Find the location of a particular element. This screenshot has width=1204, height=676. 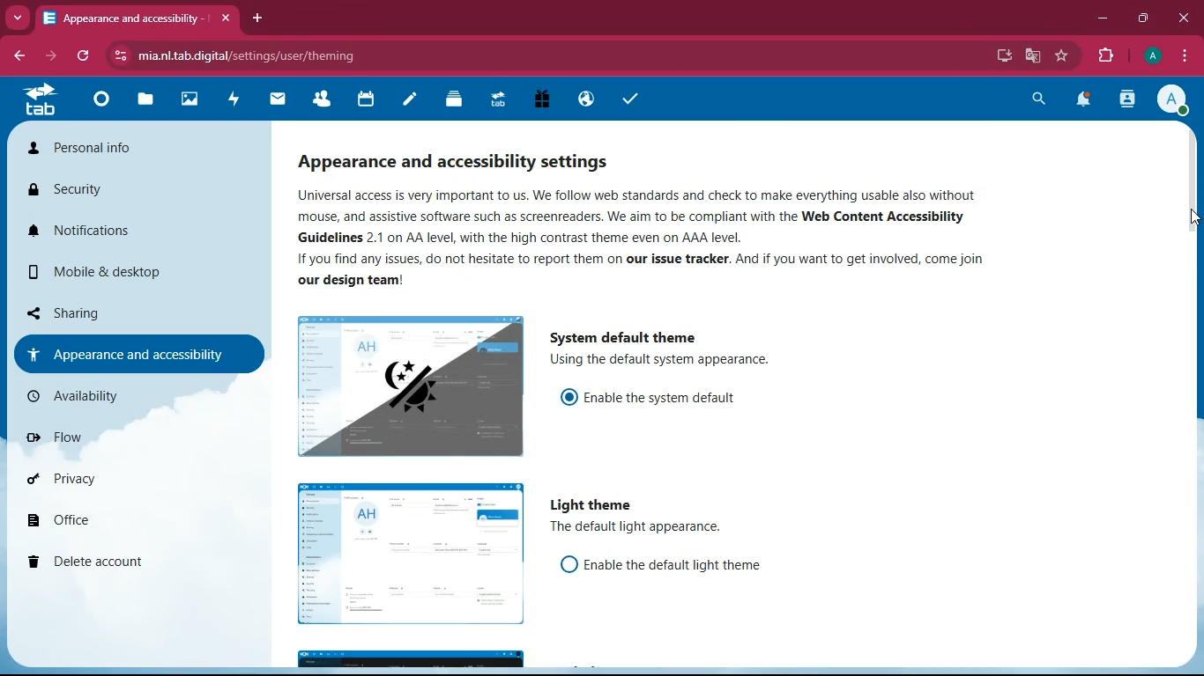

files is located at coordinates (147, 102).